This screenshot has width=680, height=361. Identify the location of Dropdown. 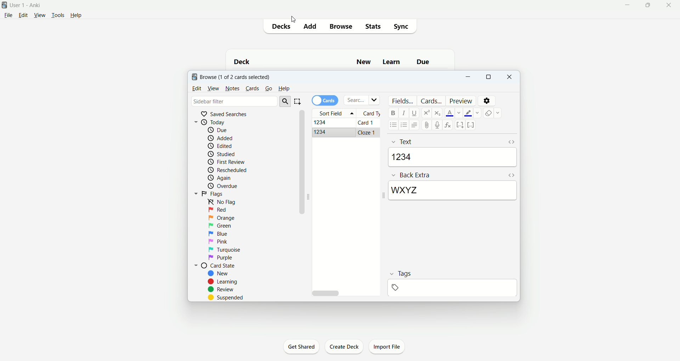
(376, 98).